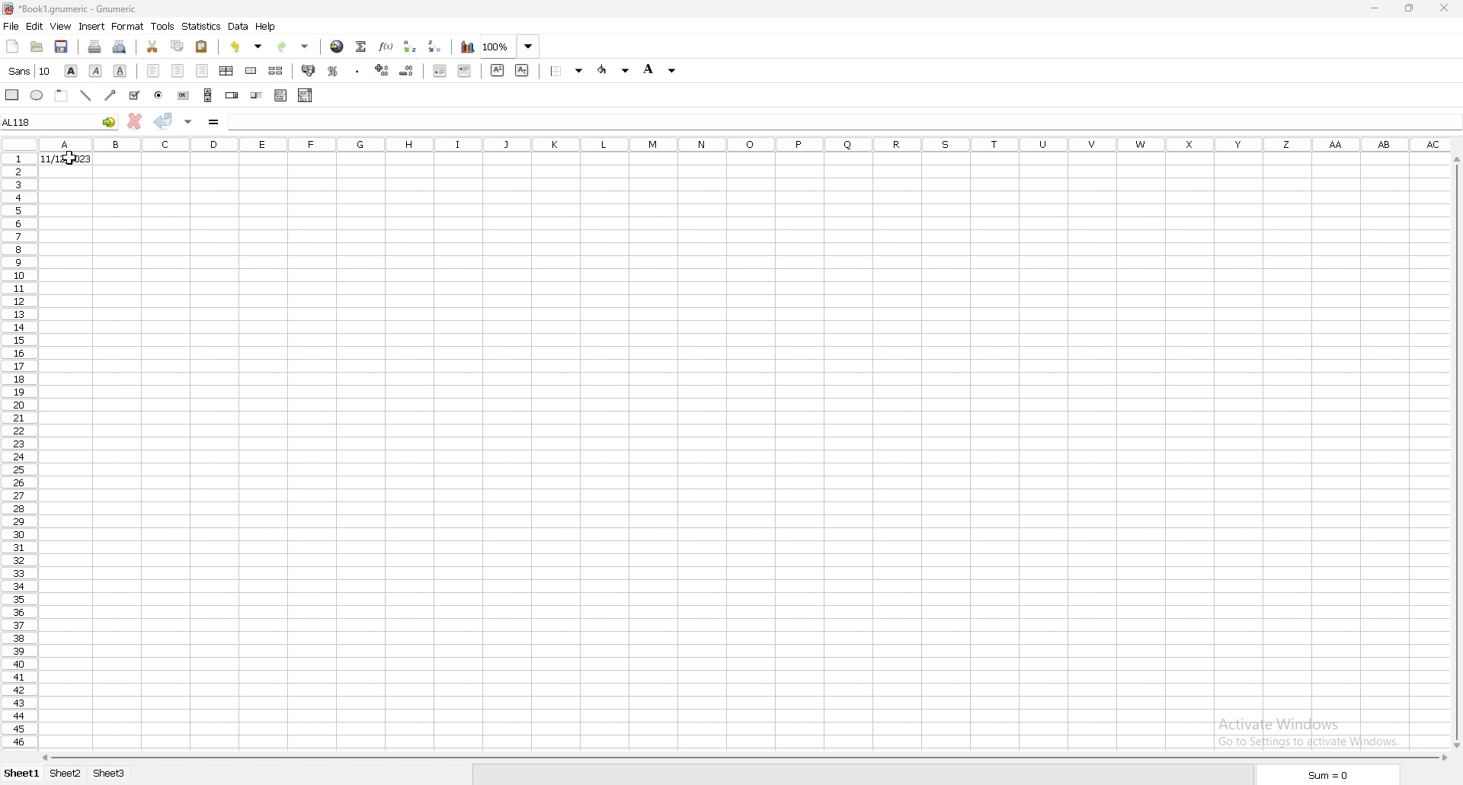 The width and height of the screenshot is (1463, 785). Describe the element at coordinates (202, 71) in the screenshot. I see `right align` at that location.